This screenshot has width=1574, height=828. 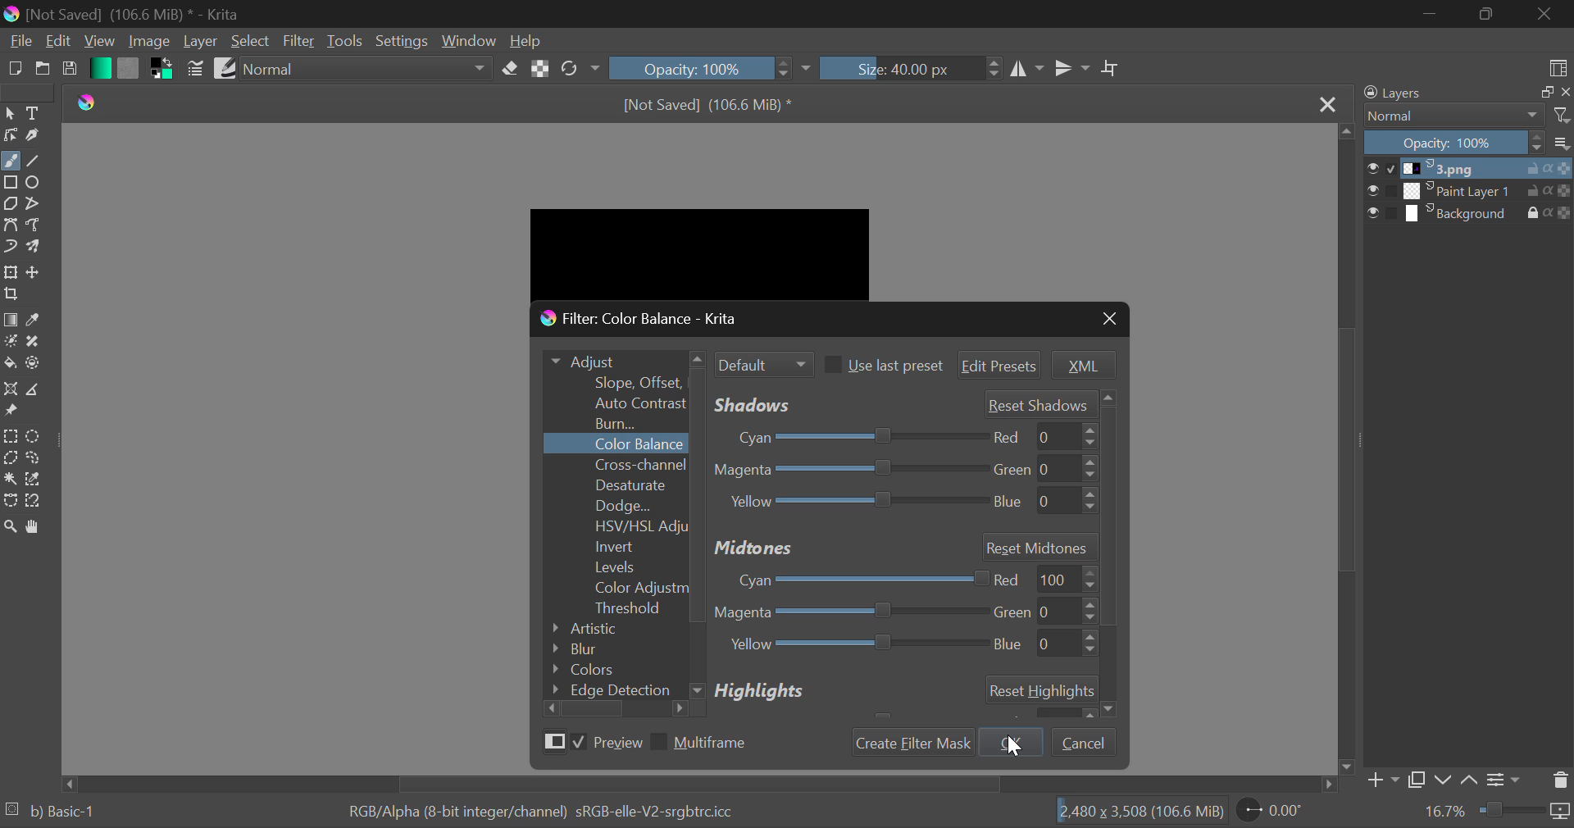 I want to click on Artistic, so click(x=607, y=629).